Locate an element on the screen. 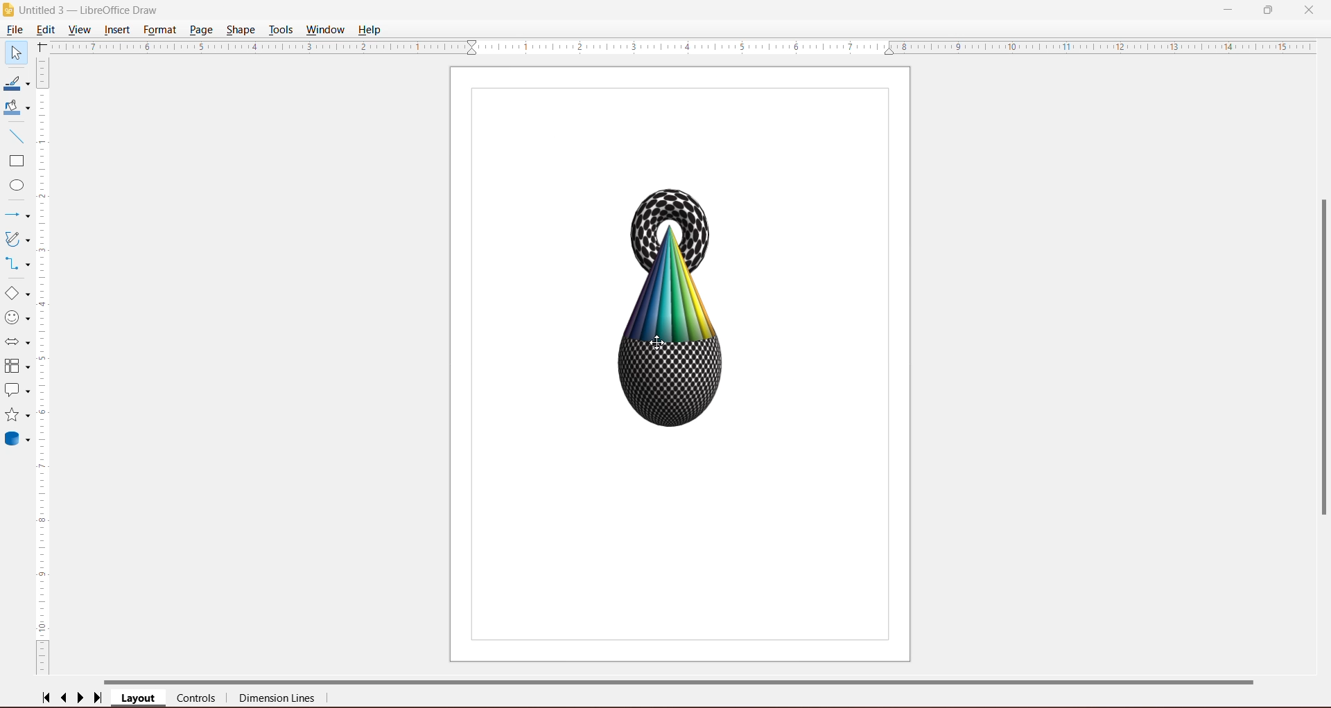 Image resolution: width=1331 pixels, height=708 pixels. Page is located at coordinates (202, 30).